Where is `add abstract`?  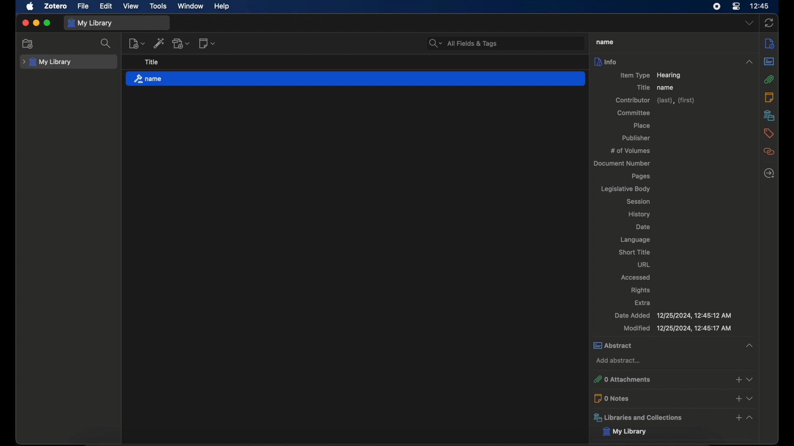 add abstract is located at coordinates (618, 361).